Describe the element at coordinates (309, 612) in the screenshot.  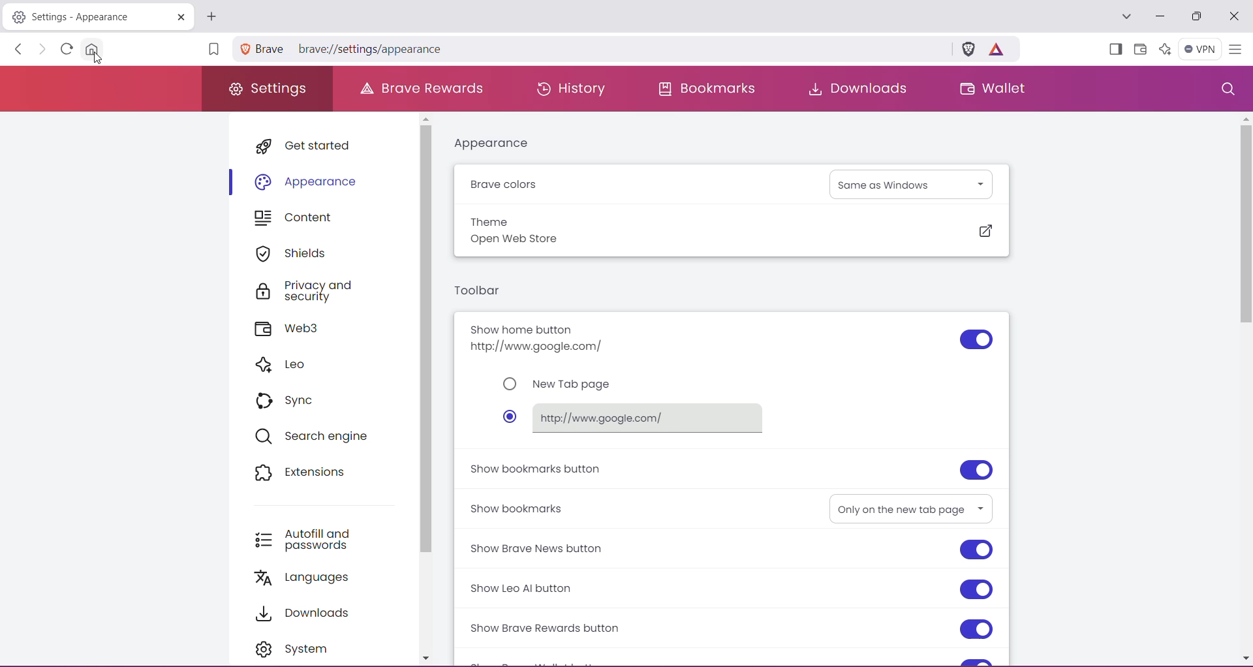
I see `Downloads` at that location.